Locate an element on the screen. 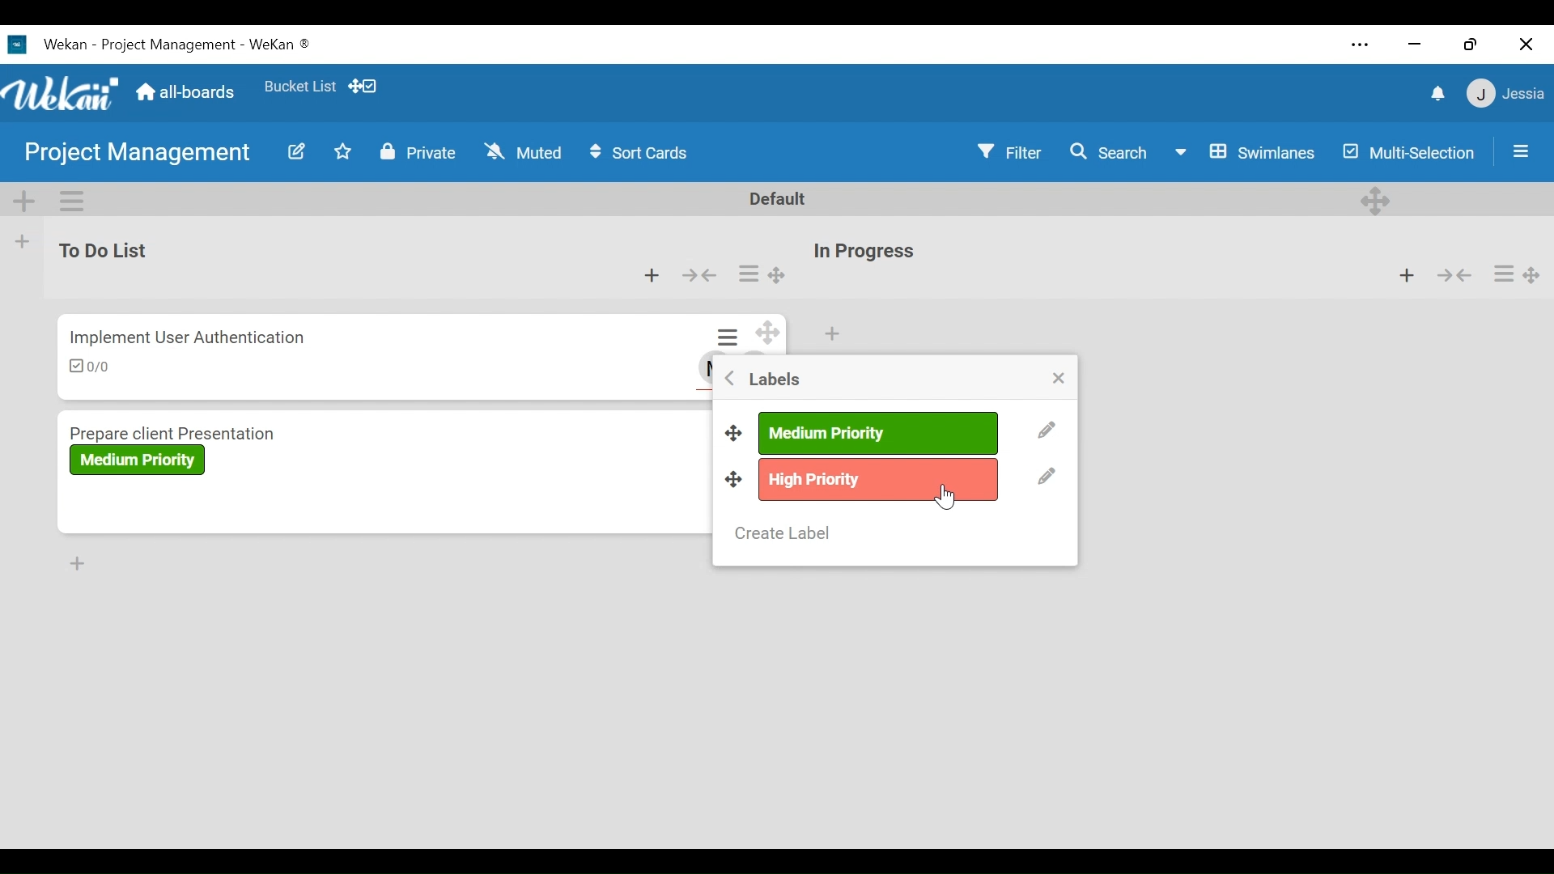 Image resolution: width=1554 pixels, height=874 pixels. Sort Cards is located at coordinates (643, 152).